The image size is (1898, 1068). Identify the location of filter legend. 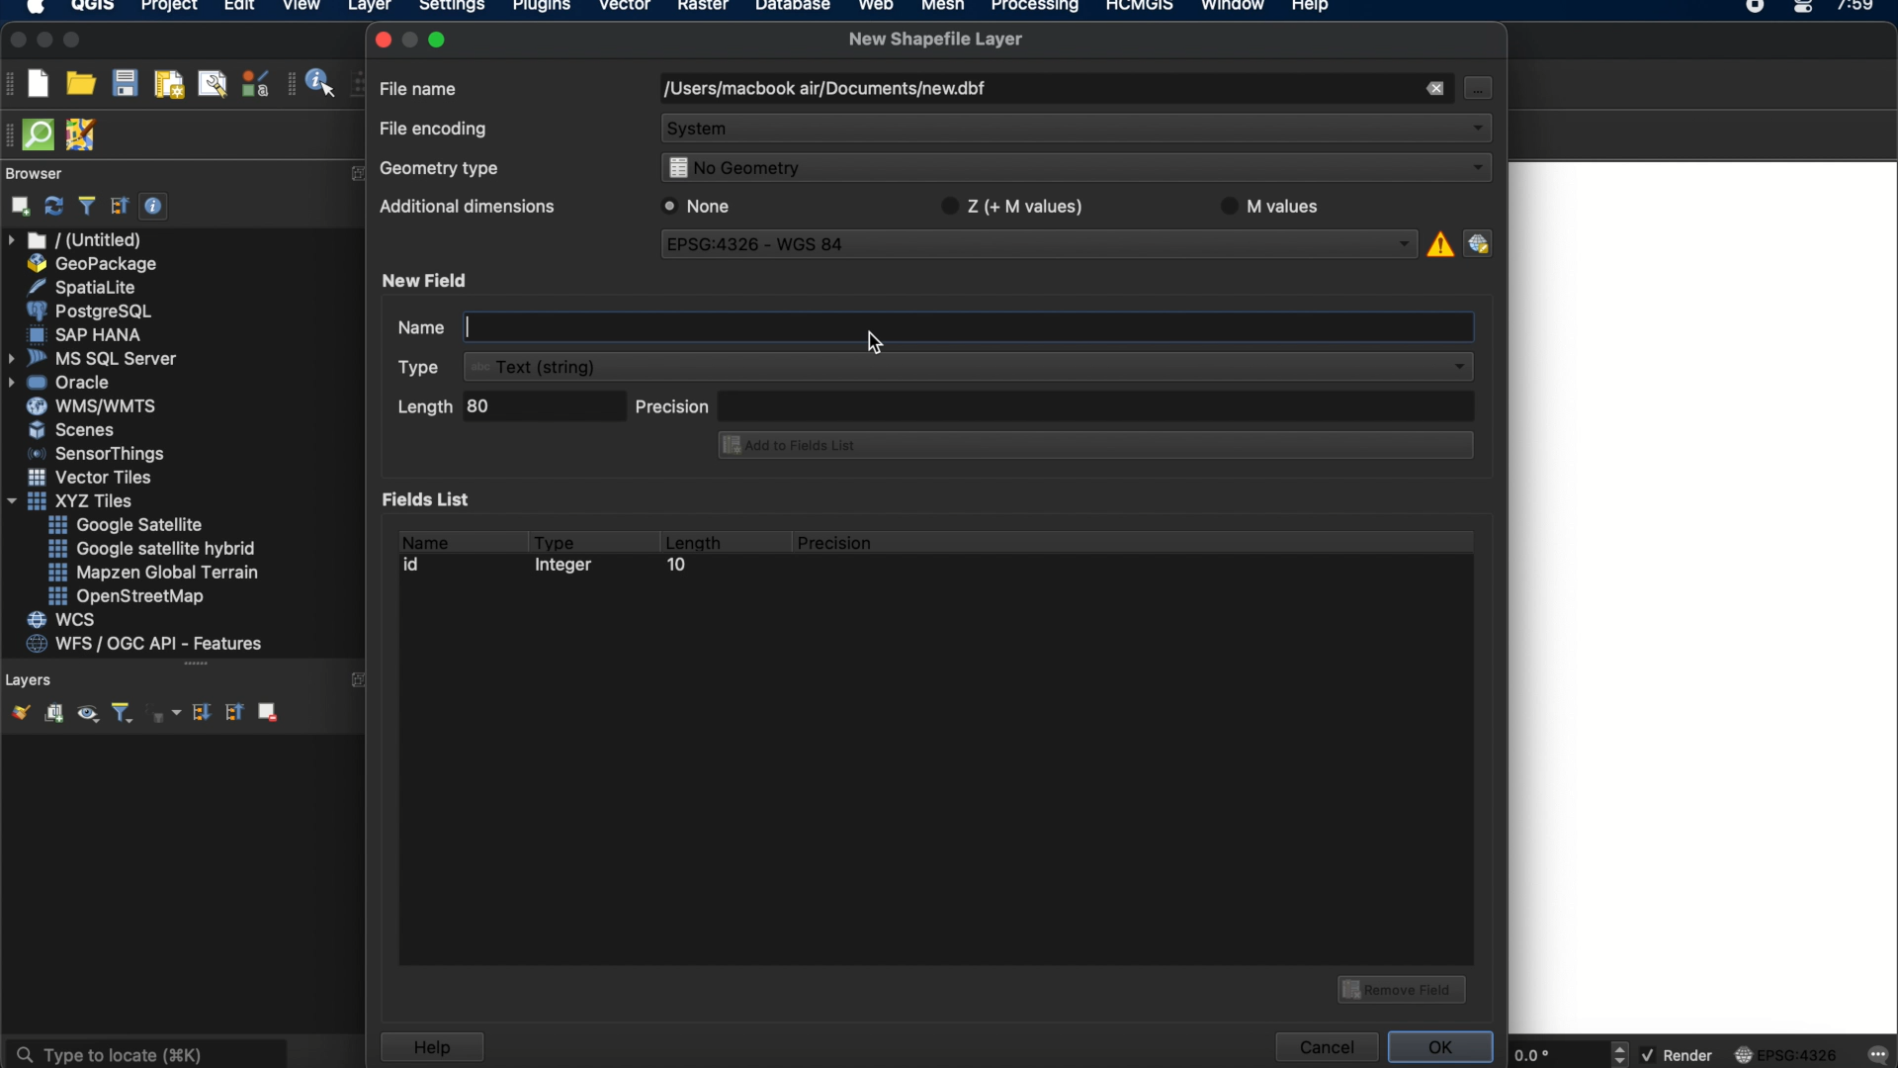
(121, 714).